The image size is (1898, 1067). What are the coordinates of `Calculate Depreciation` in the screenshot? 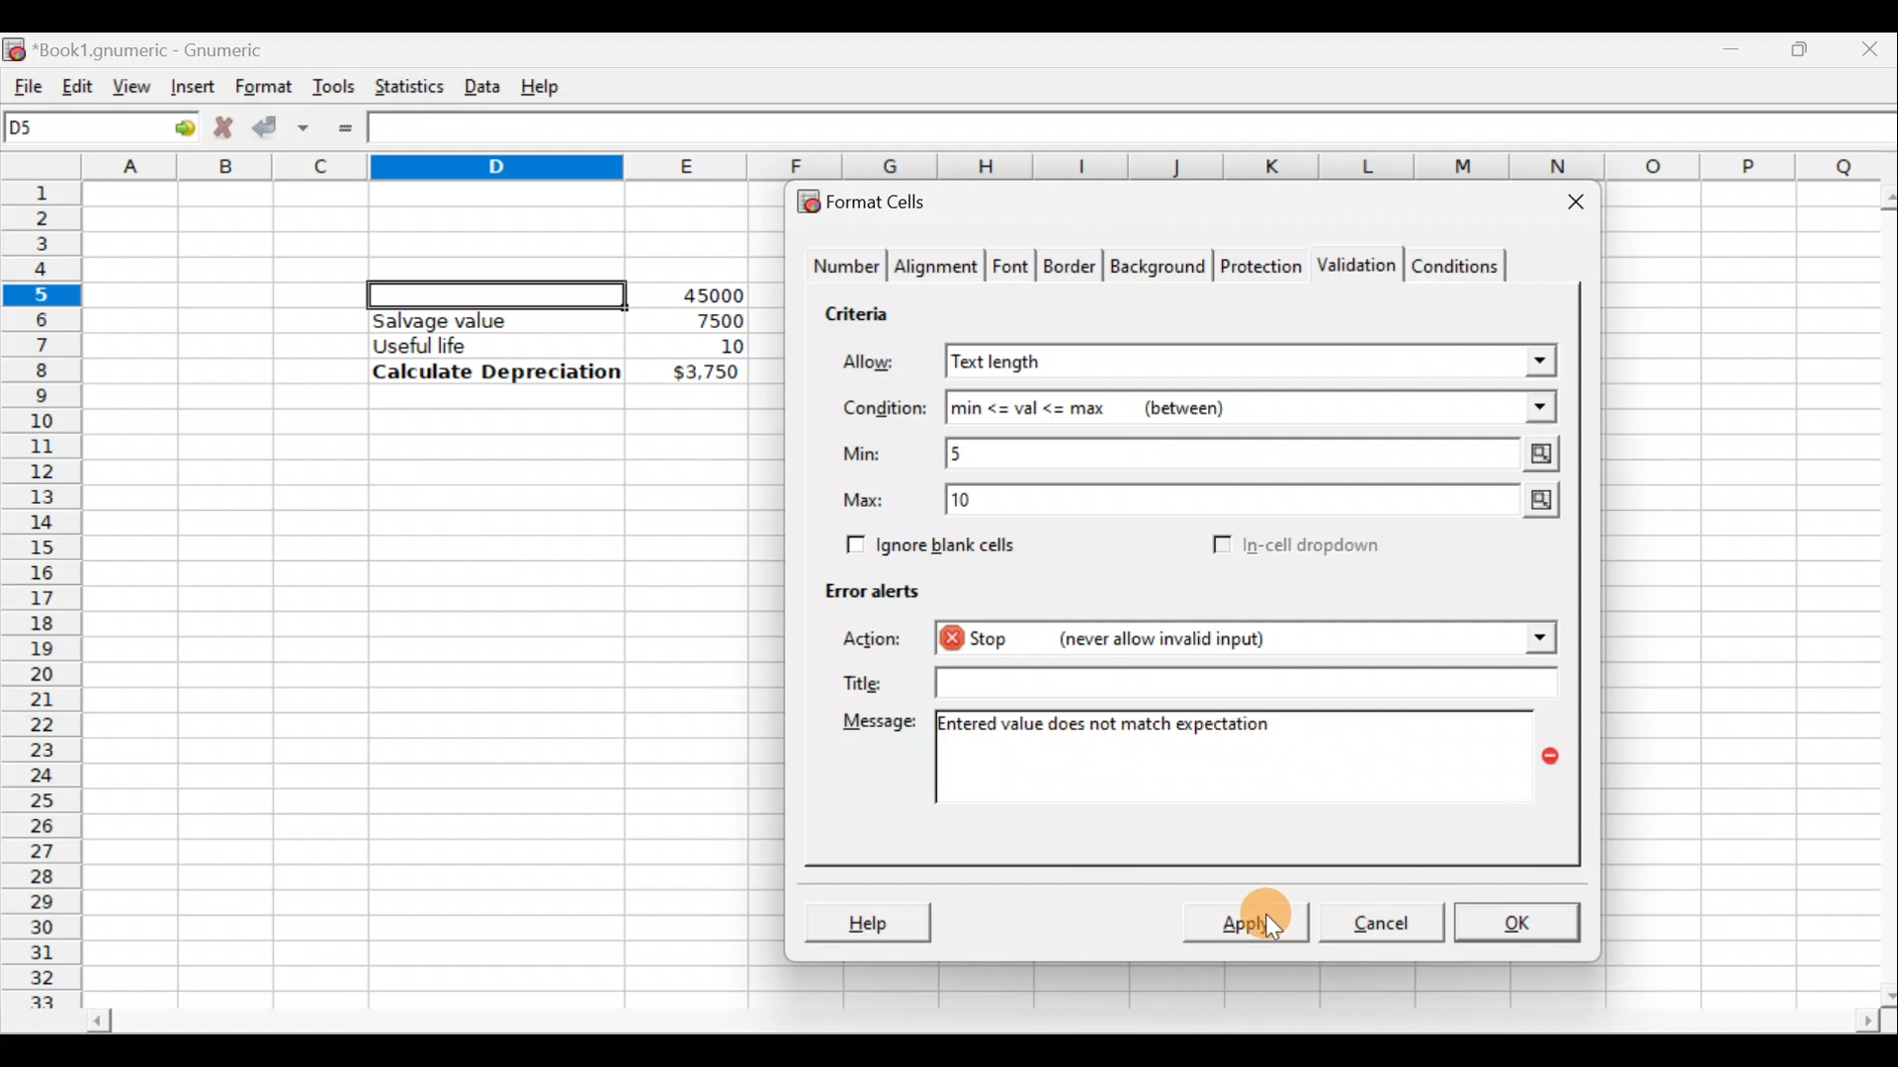 It's located at (496, 370).